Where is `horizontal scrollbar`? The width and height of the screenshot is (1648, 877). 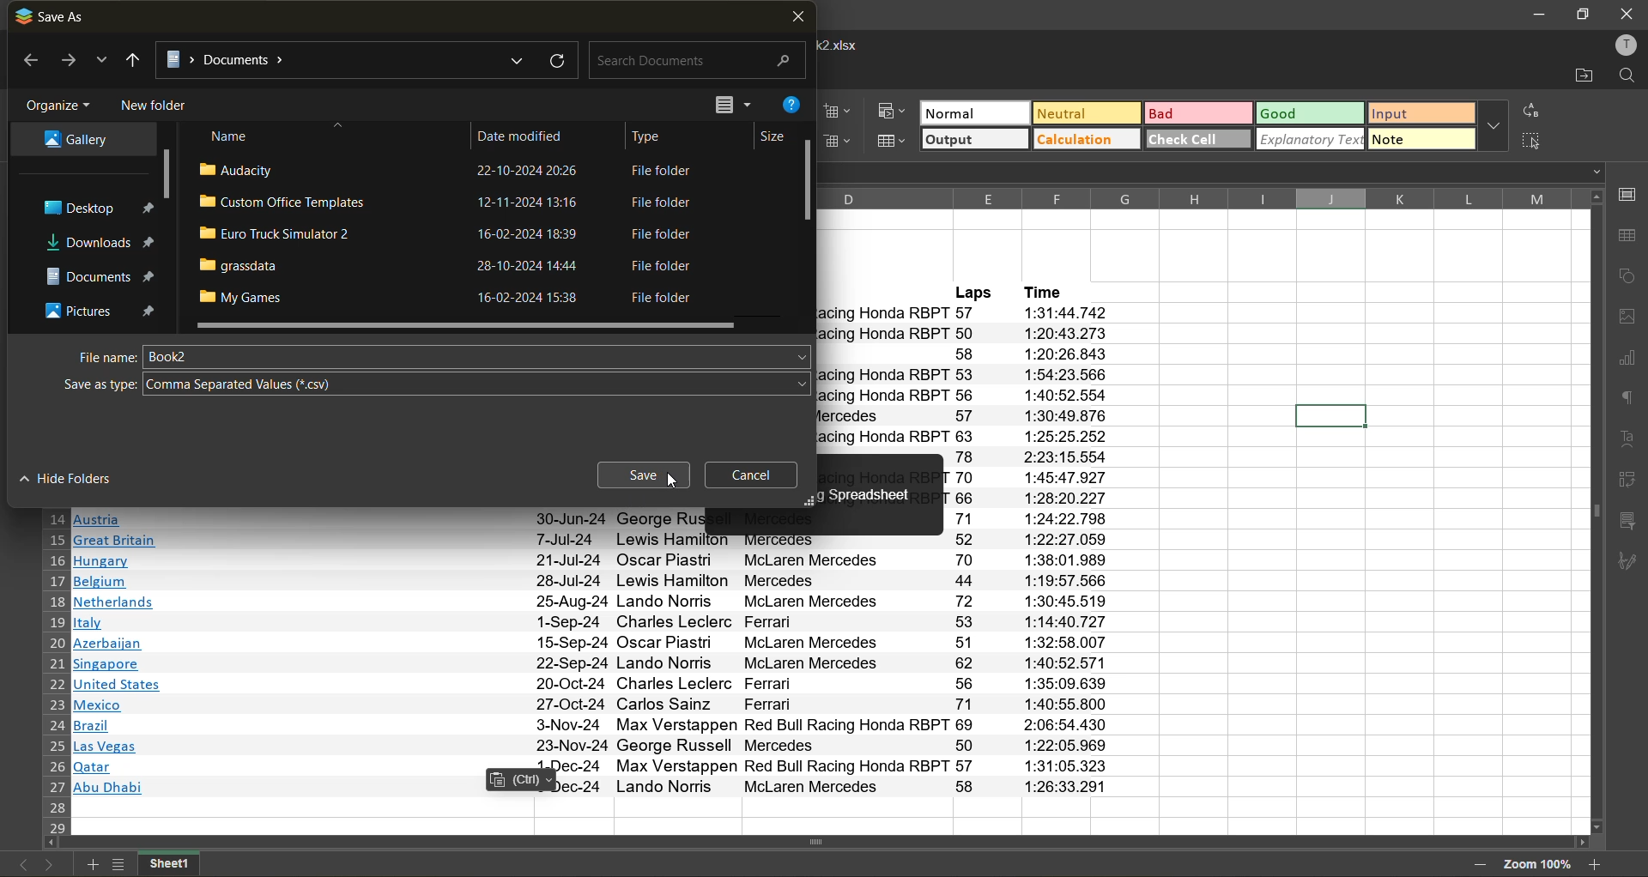
horizontal scrollbar is located at coordinates (814, 842).